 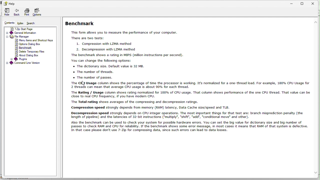 What do you see at coordinates (36, 48) in the screenshot?
I see `file Manager sub menus` at bounding box center [36, 48].